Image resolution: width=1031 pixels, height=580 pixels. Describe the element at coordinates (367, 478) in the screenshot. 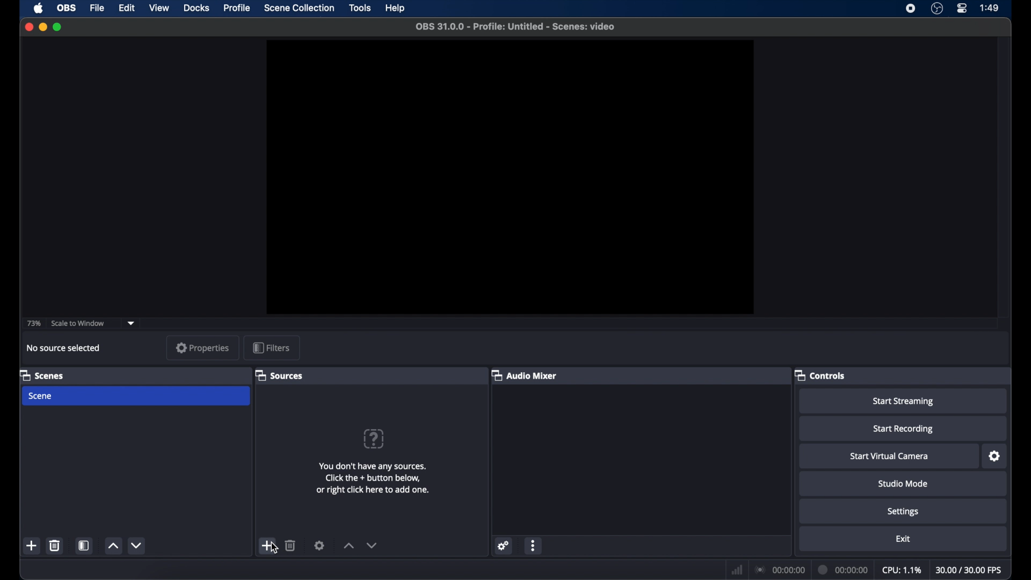

I see `‘You don't have any sources.
Click the + button below,
or right click here to add one.` at that location.